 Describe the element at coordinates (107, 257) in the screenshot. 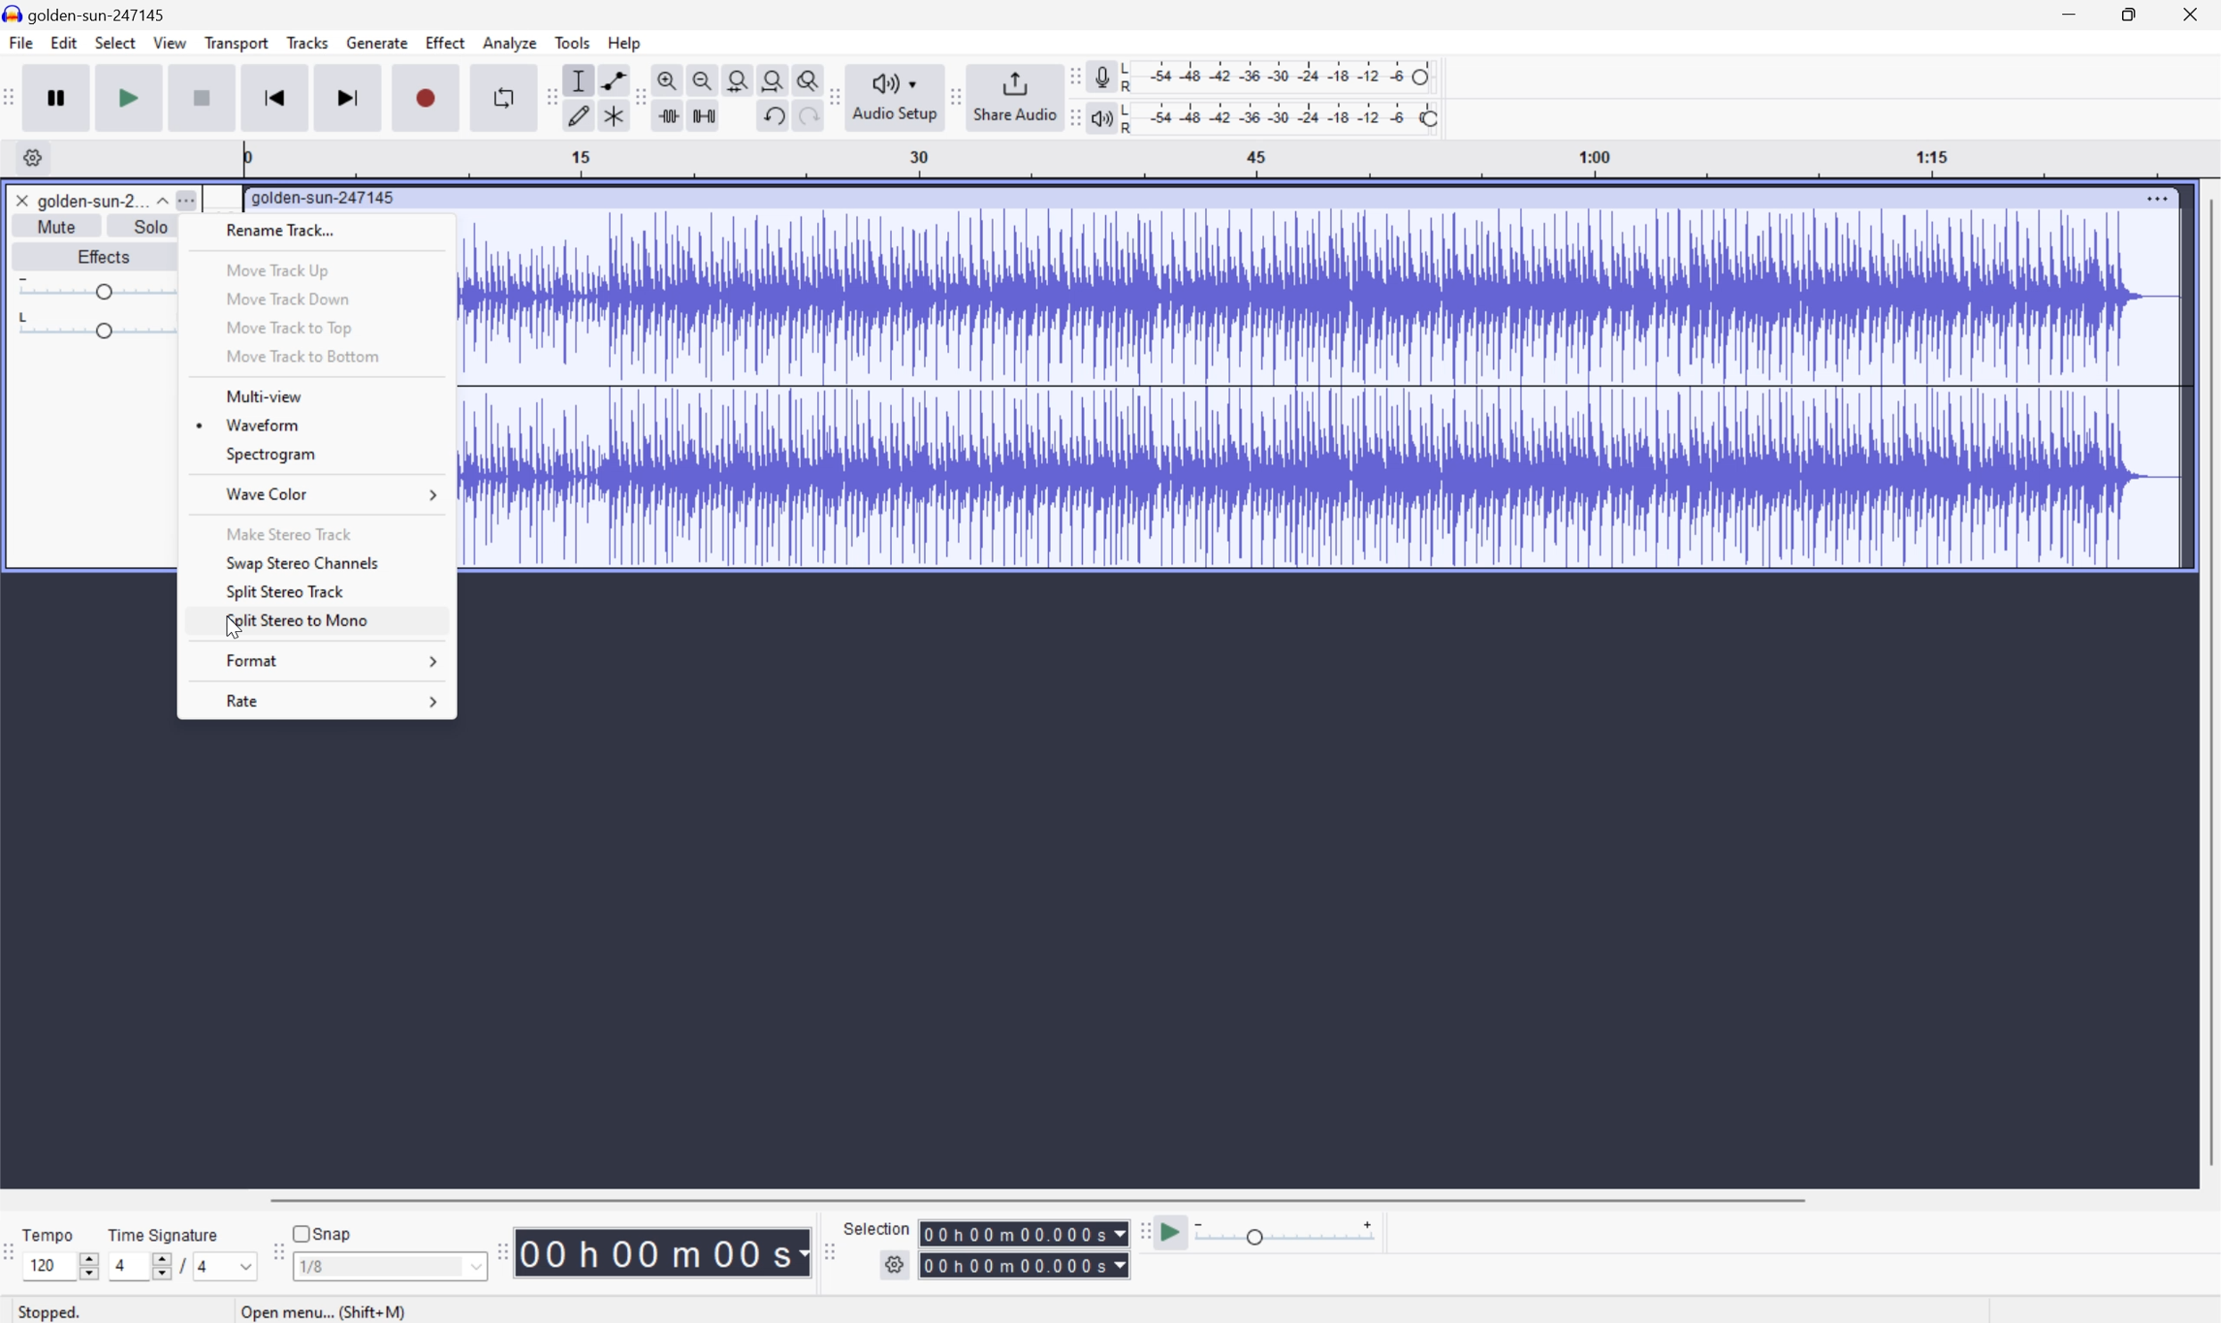

I see `Effects` at that location.